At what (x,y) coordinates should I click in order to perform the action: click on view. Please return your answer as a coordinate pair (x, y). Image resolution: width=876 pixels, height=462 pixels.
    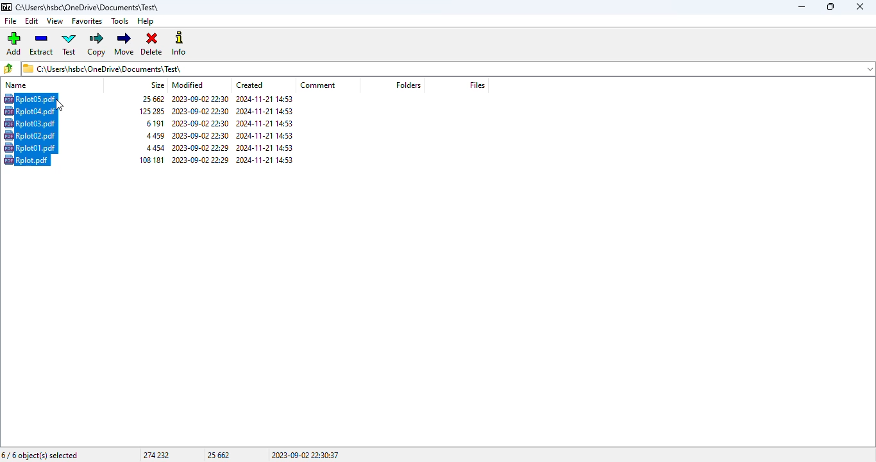
    Looking at the image, I should click on (55, 21).